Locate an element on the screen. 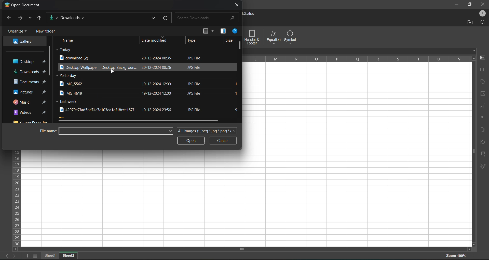 The image size is (489, 260). up to desktop is located at coordinates (41, 18).